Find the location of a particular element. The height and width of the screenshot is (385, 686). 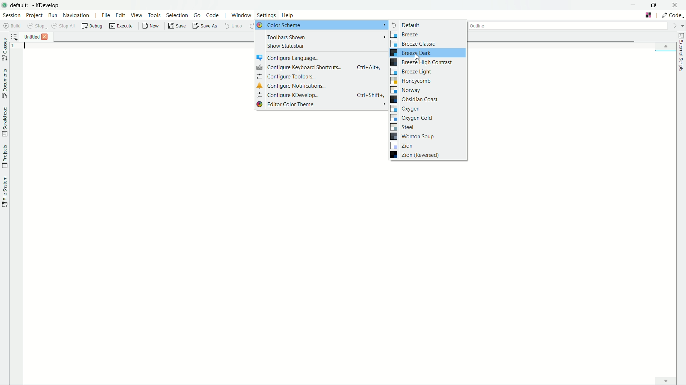

toggle scratchpad is located at coordinates (5, 122).